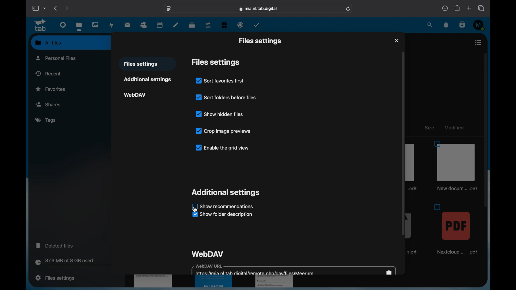 The image size is (516, 290). Describe the element at coordinates (430, 25) in the screenshot. I see `search` at that location.